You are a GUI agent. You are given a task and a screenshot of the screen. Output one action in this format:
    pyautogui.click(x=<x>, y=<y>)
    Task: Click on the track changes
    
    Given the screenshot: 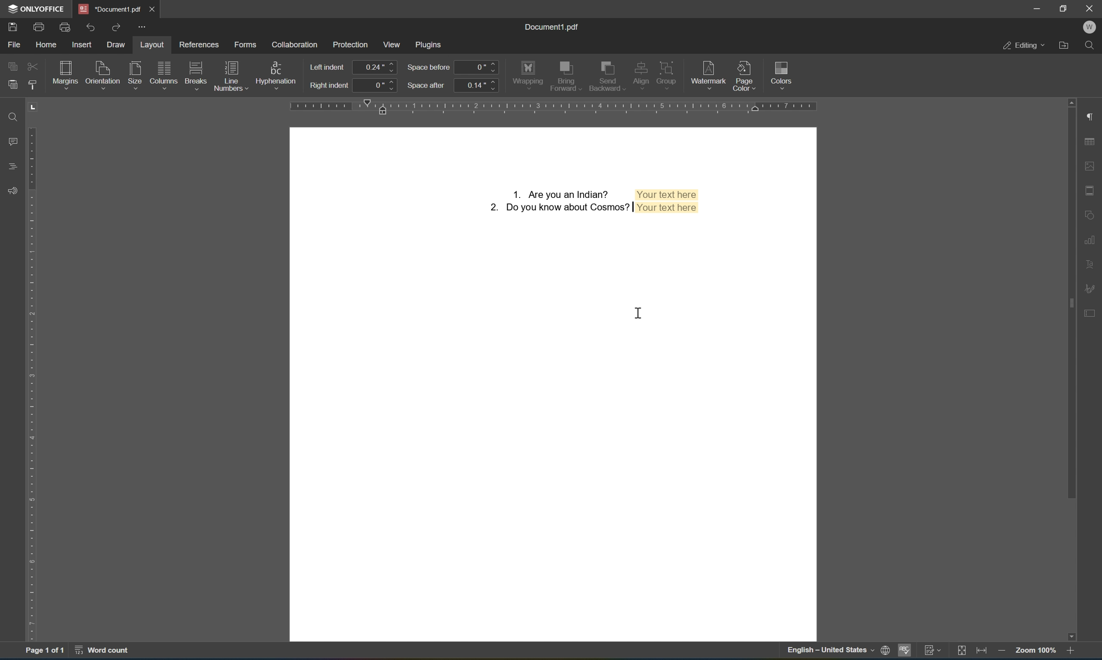 What is the action you would take?
    pyautogui.click(x=933, y=652)
    